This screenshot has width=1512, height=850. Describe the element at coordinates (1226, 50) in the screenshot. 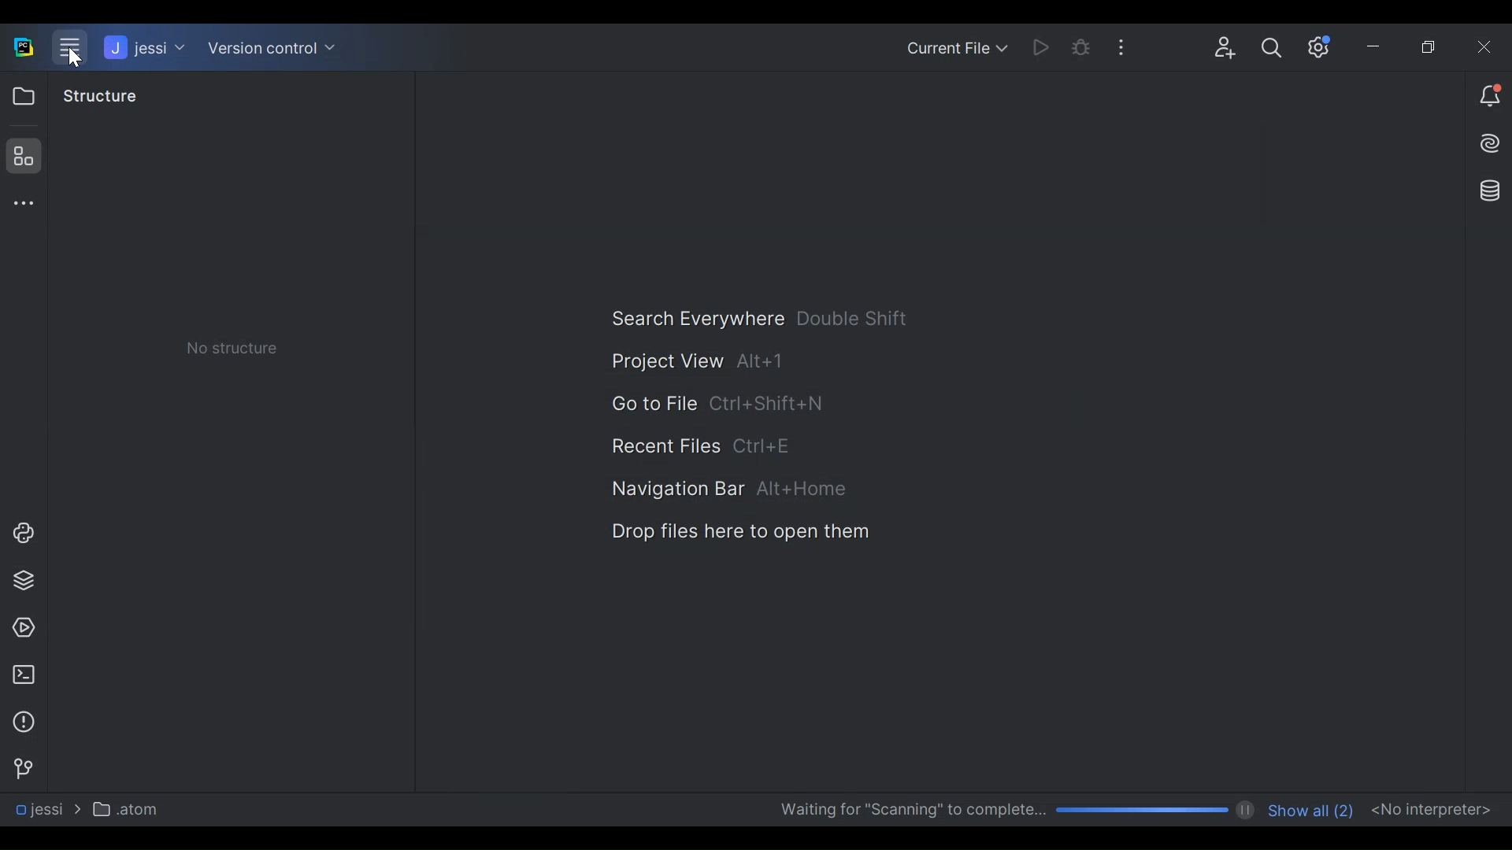

I see `Code with me` at that location.